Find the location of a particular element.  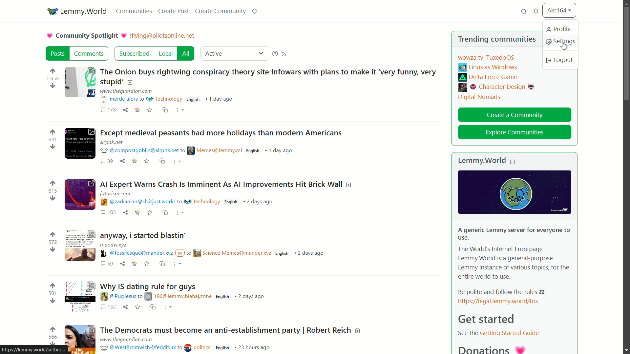

post-2 is located at coordinates (222, 131).